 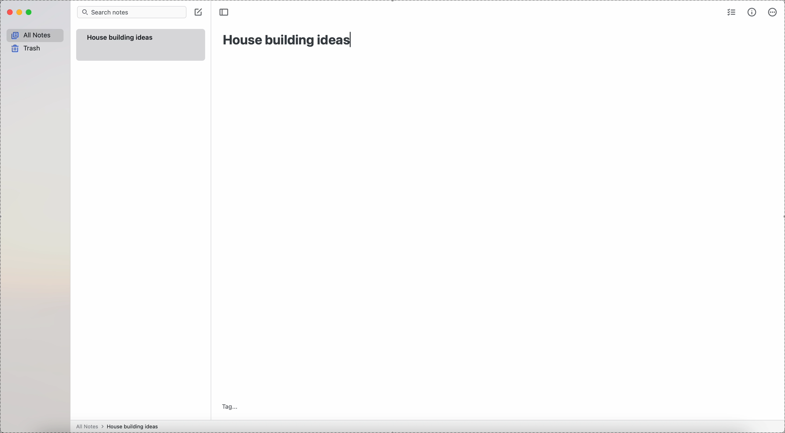 I want to click on toggle sidebar, so click(x=225, y=12).